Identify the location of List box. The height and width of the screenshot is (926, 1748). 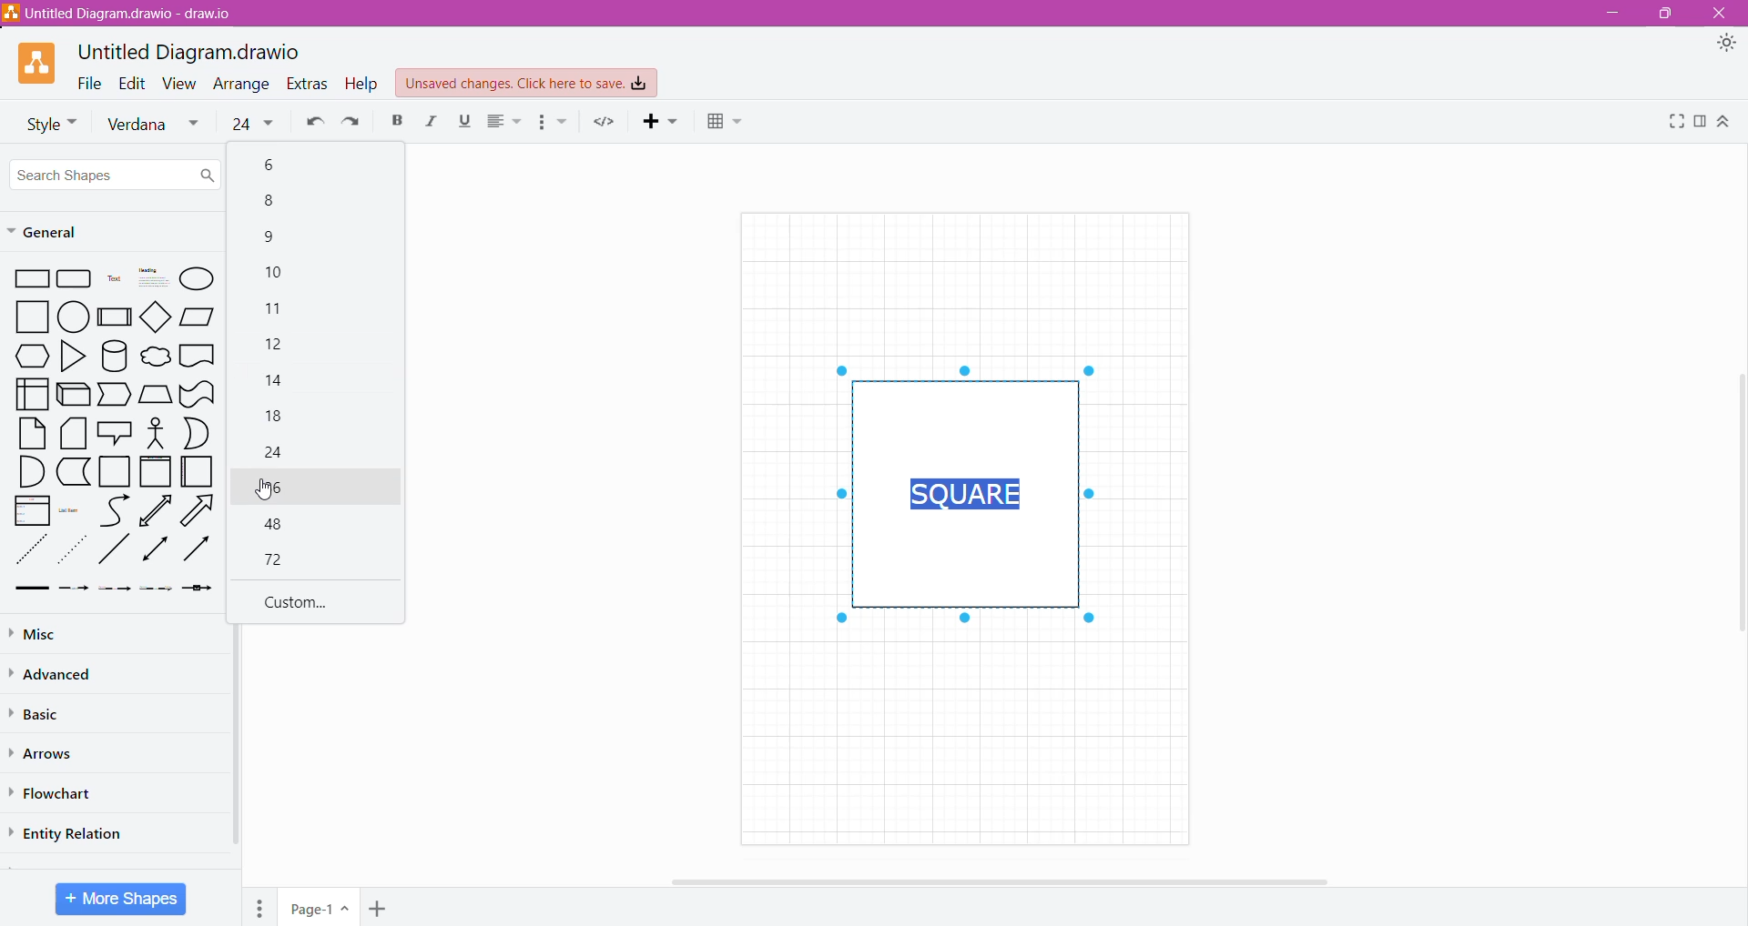
(27, 512).